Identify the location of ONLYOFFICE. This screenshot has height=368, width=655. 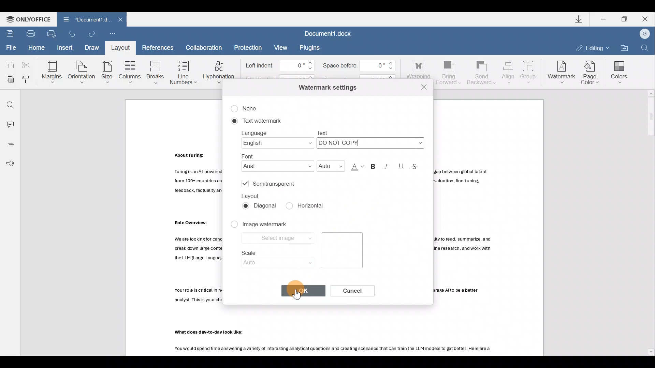
(28, 19).